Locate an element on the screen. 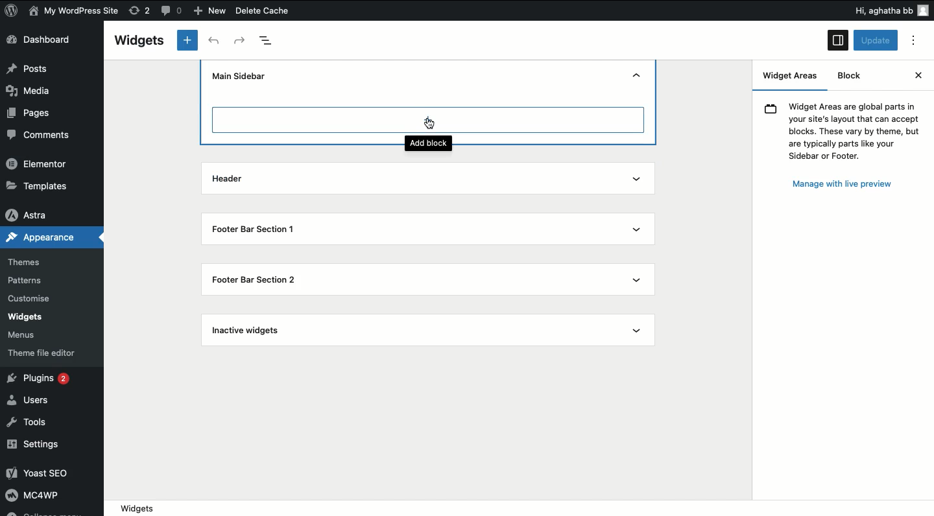  Show is located at coordinates (639, 253).